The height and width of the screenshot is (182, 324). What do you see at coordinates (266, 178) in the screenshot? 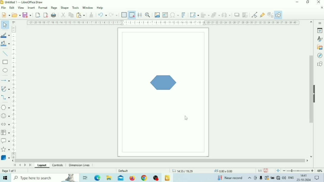
I see `Warning` at bounding box center [266, 178].